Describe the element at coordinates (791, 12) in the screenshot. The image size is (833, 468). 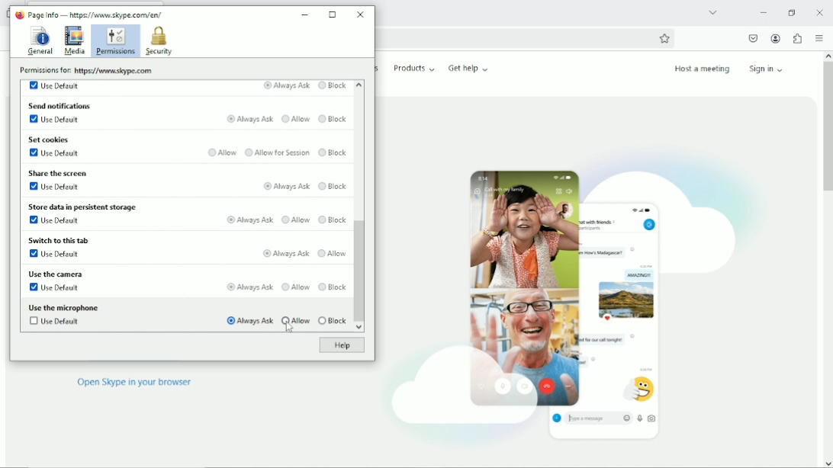
I see `Restore down` at that location.